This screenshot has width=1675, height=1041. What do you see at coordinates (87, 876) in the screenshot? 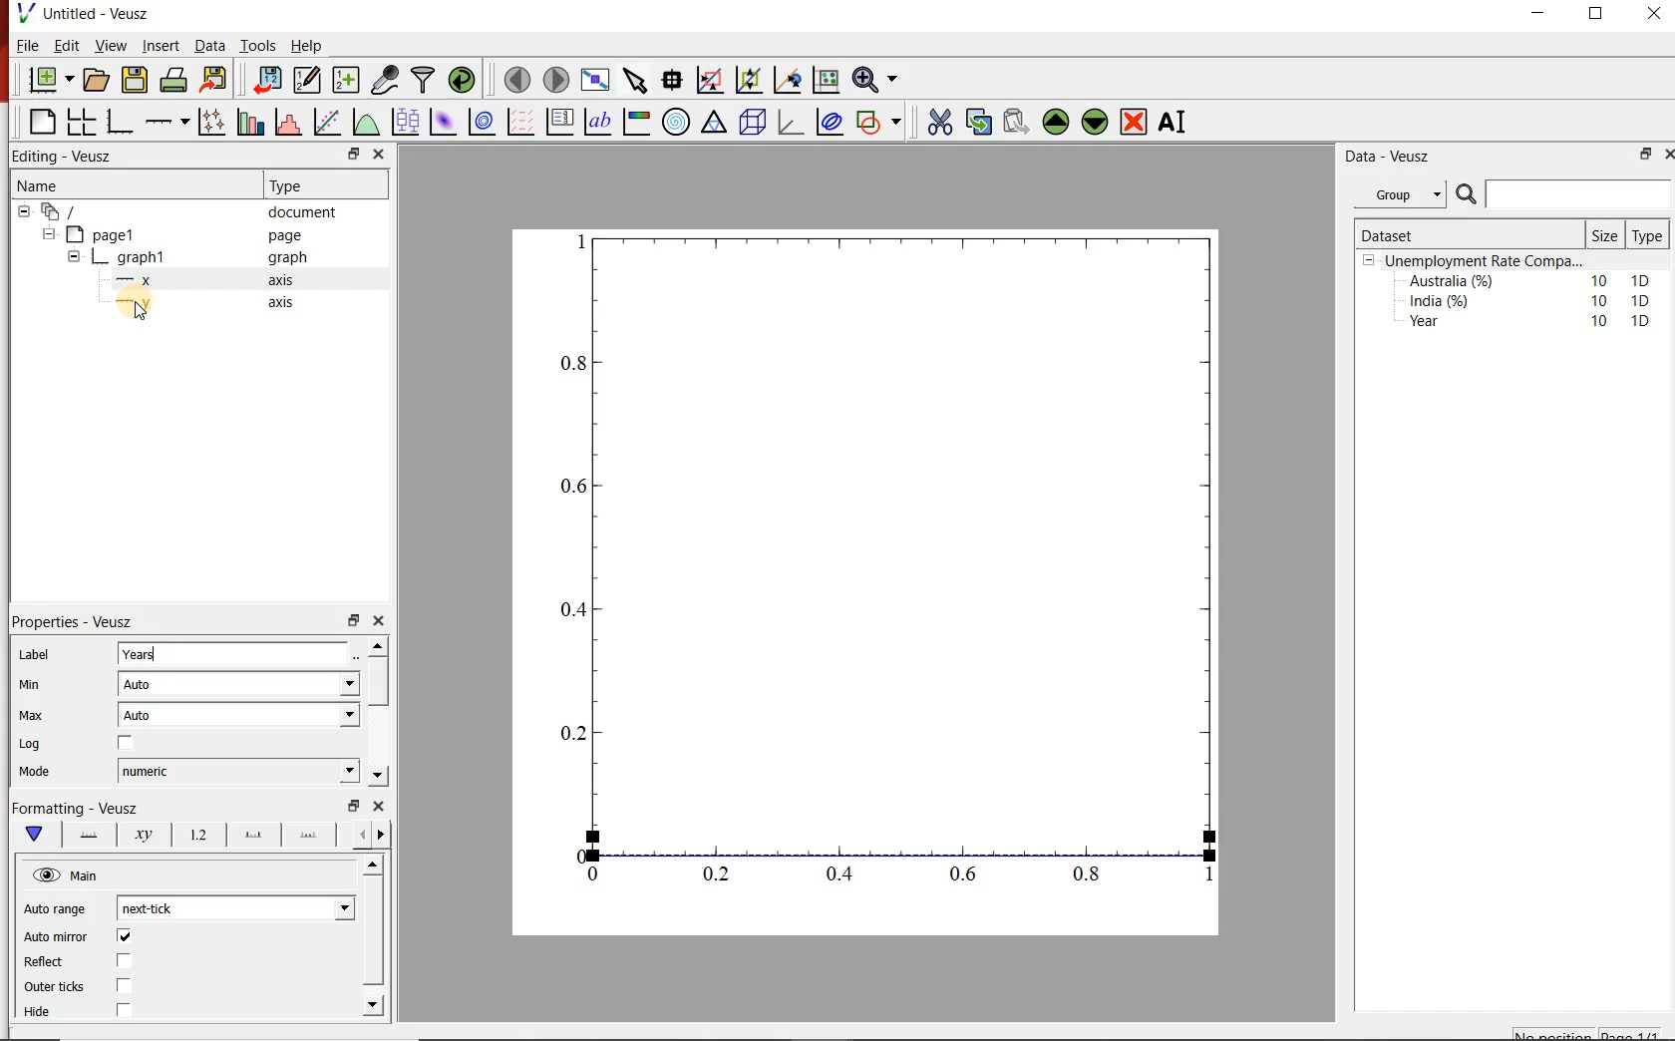
I see `Main` at bounding box center [87, 876].